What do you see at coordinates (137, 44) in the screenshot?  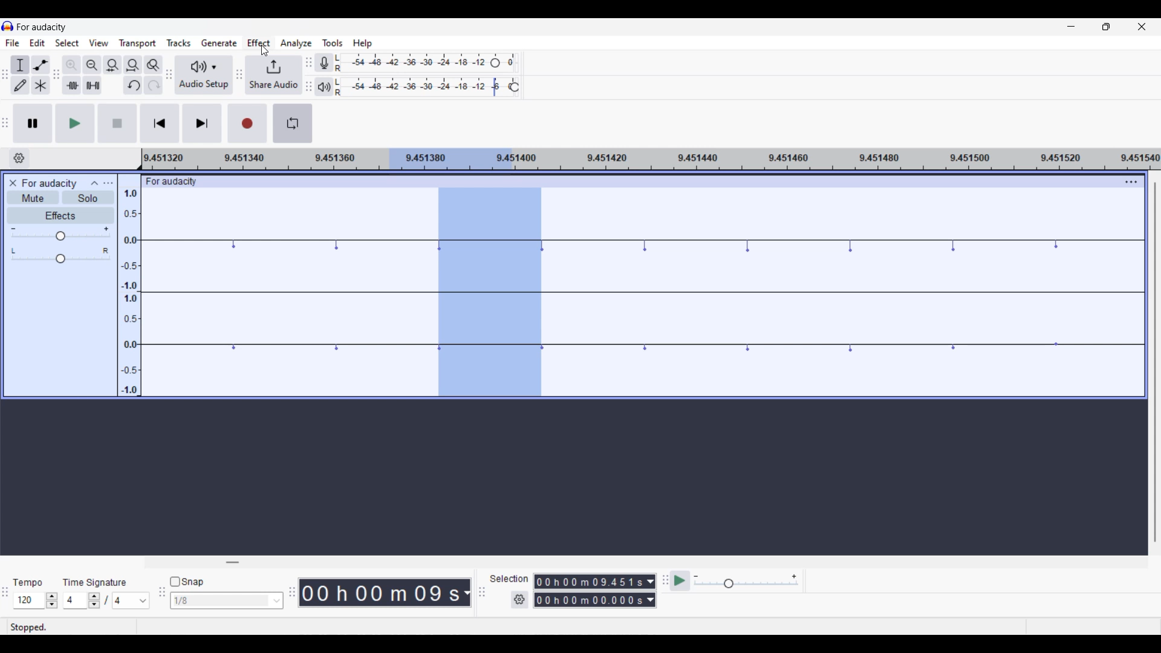 I see `Transport menu` at bounding box center [137, 44].